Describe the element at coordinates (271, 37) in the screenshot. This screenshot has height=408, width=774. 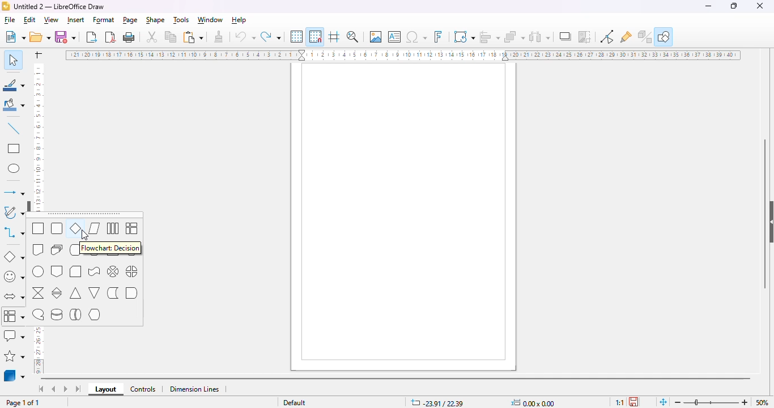
I see `redo` at that location.